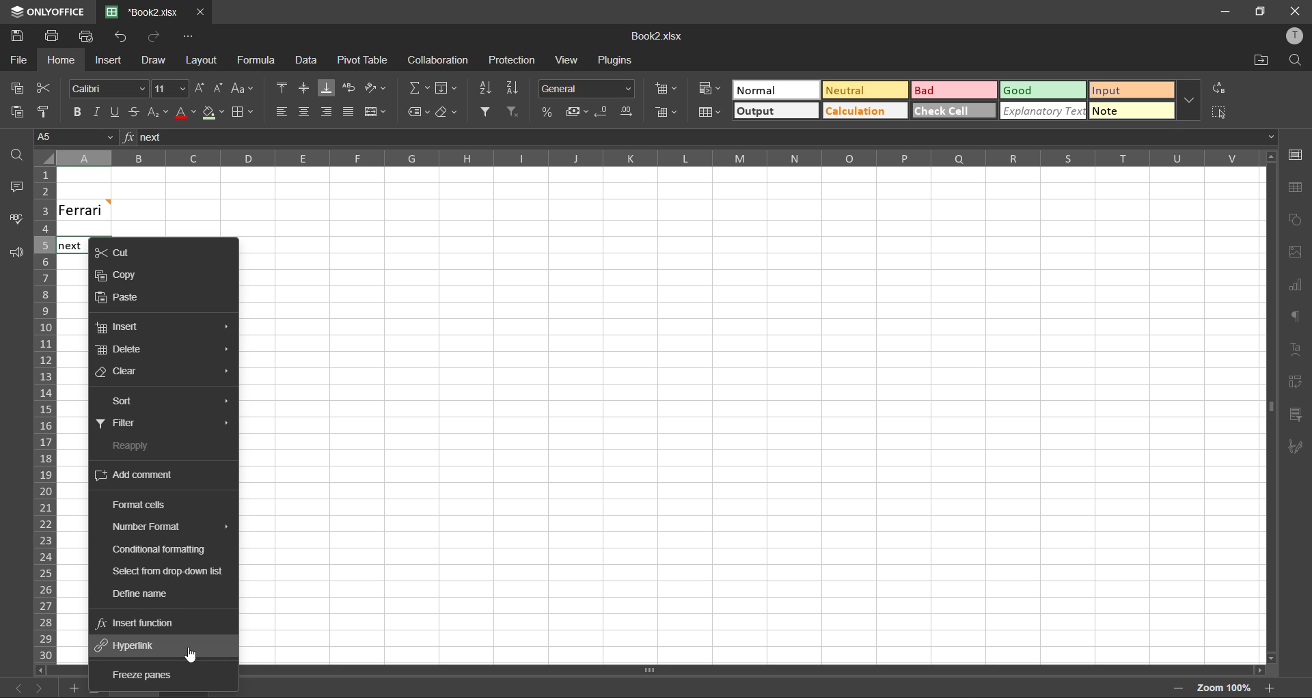 This screenshot has width=1312, height=698. Describe the element at coordinates (1293, 36) in the screenshot. I see `profile` at that location.